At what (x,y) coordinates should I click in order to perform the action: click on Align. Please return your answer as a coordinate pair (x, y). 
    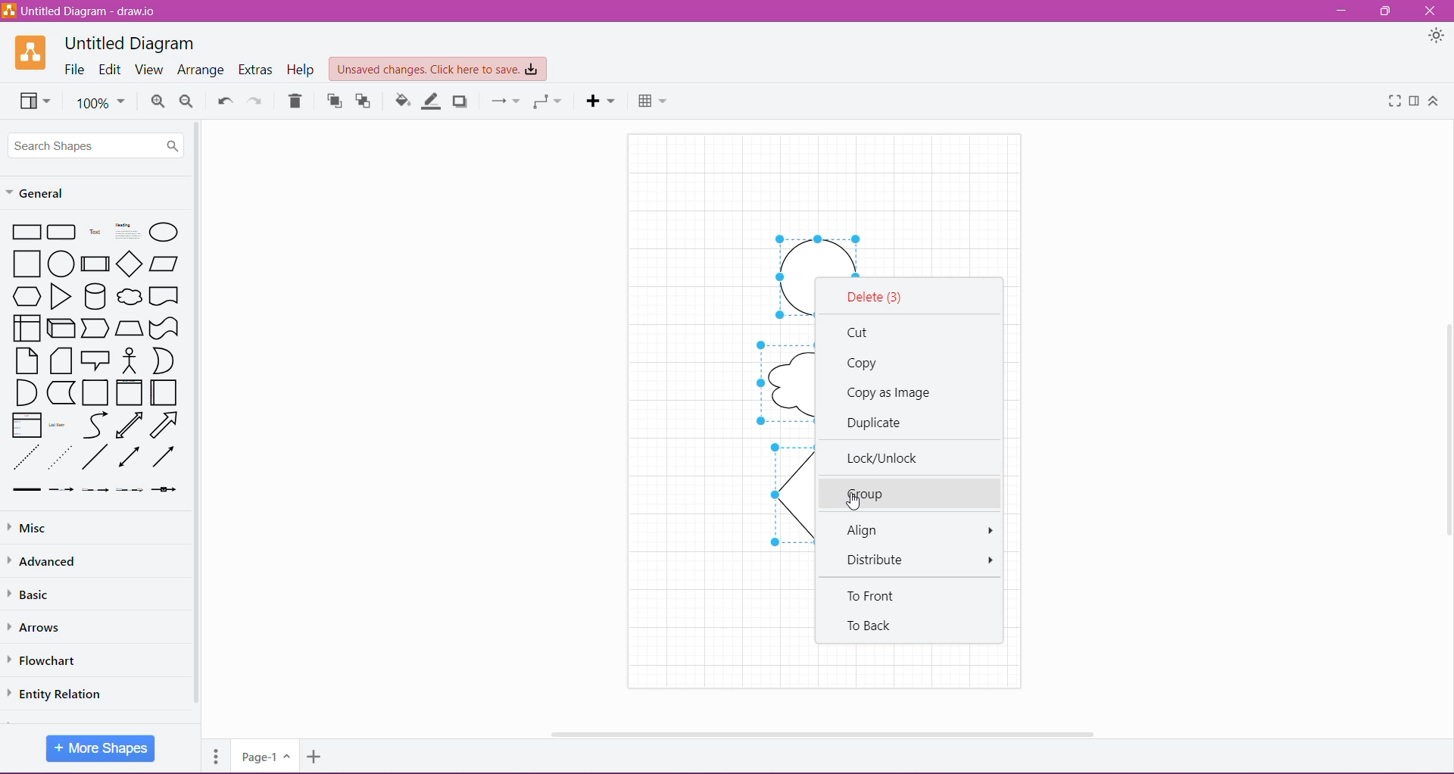
    Looking at the image, I should click on (921, 532).